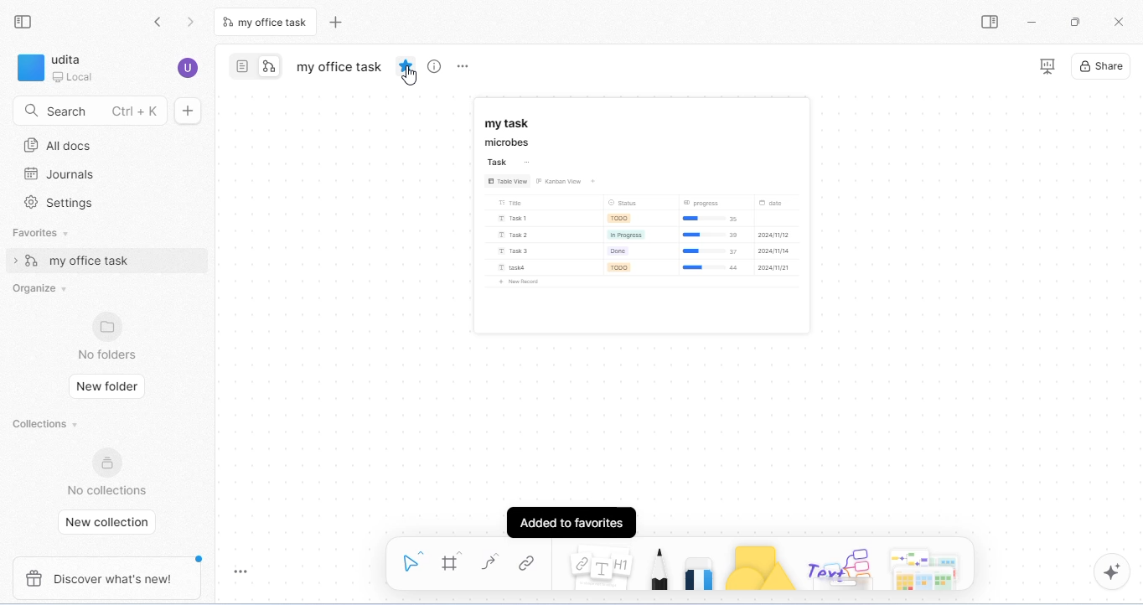 Image resolution: width=1143 pixels, height=605 pixels. Describe the element at coordinates (241, 66) in the screenshot. I see `page mode` at that location.